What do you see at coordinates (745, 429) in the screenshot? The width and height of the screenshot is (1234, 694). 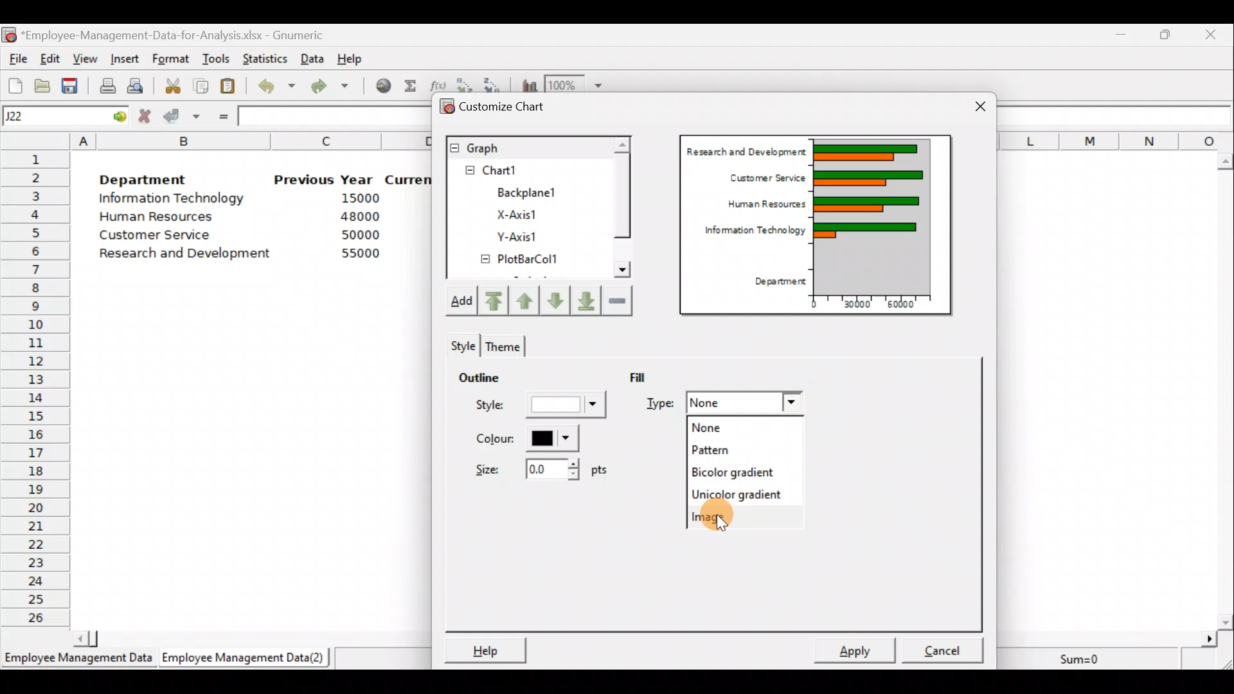 I see `None` at bounding box center [745, 429].